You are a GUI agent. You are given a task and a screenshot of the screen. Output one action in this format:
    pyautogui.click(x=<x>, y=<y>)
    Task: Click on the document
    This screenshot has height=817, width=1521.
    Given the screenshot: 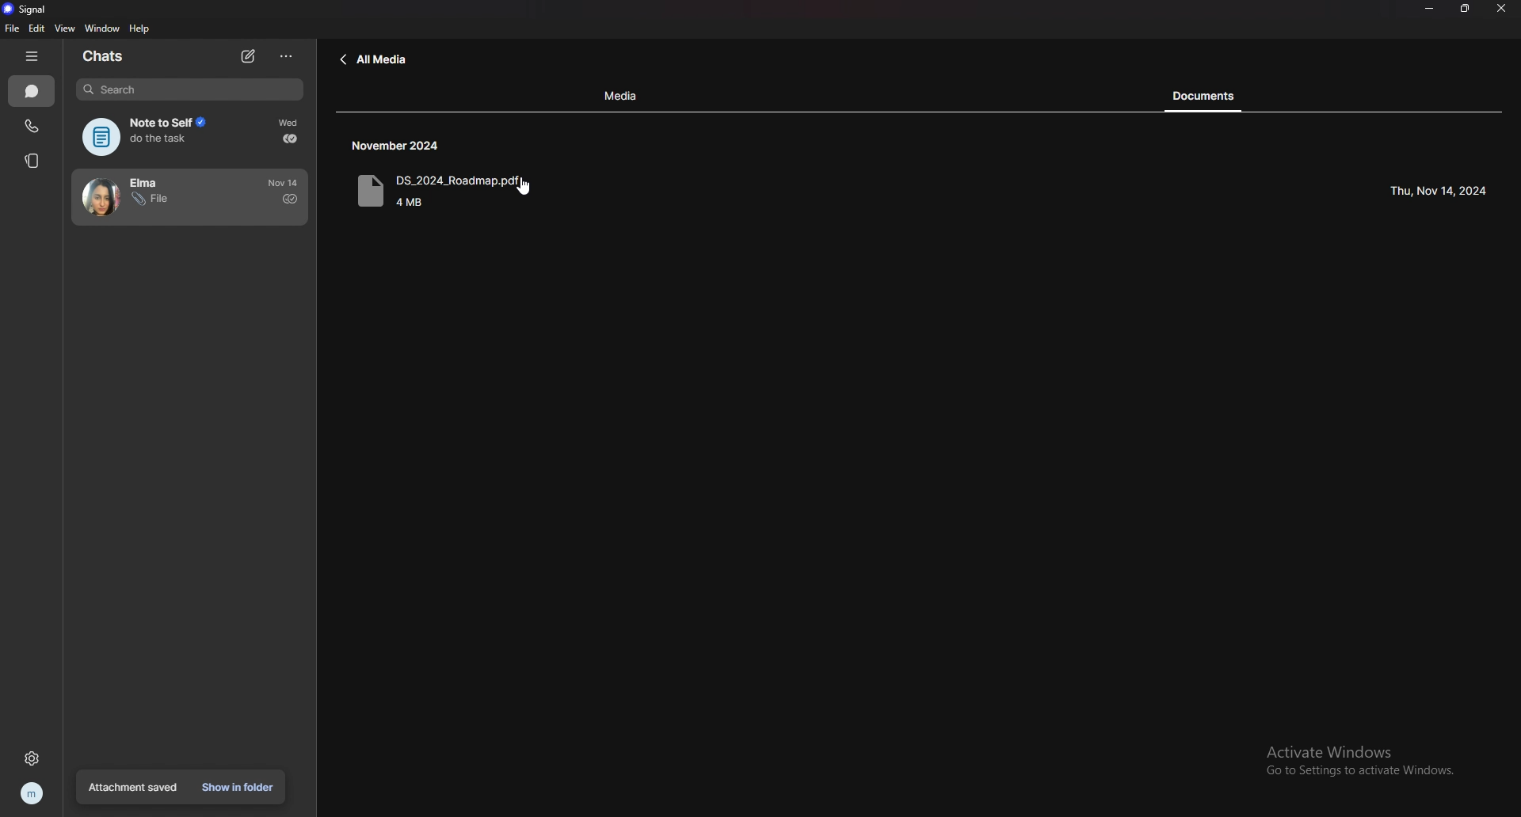 What is the action you would take?
    pyautogui.click(x=473, y=193)
    